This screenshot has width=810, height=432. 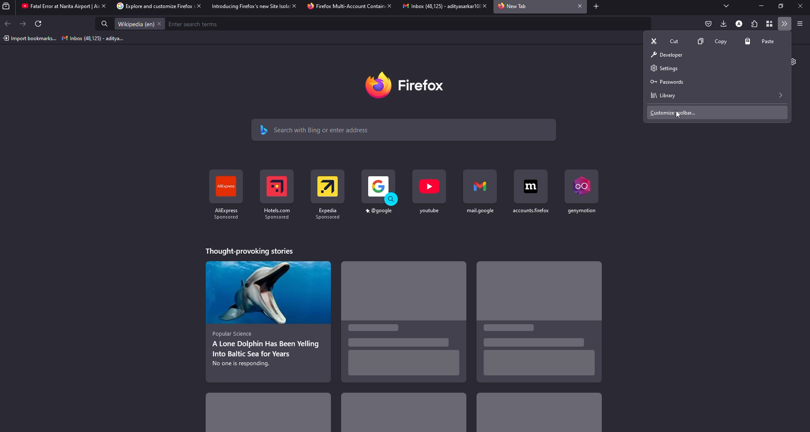 What do you see at coordinates (345, 7) in the screenshot?
I see `tab` at bounding box center [345, 7].